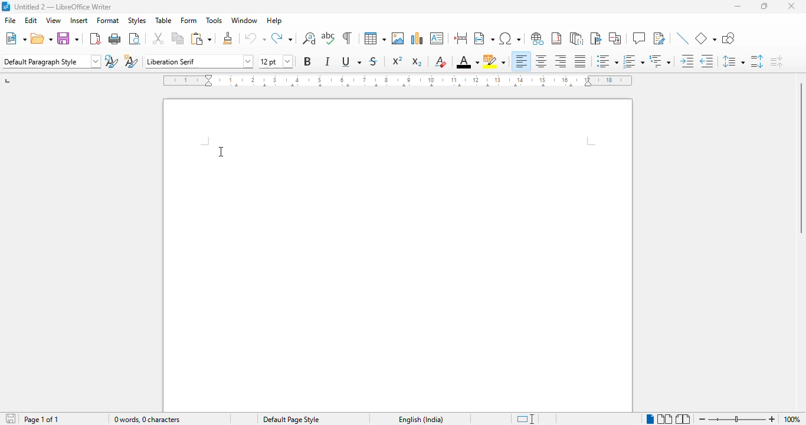  What do you see at coordinates (347, 38) in the screenshot?
I see `toggle formatting marks` at bounding box center [347, 38].